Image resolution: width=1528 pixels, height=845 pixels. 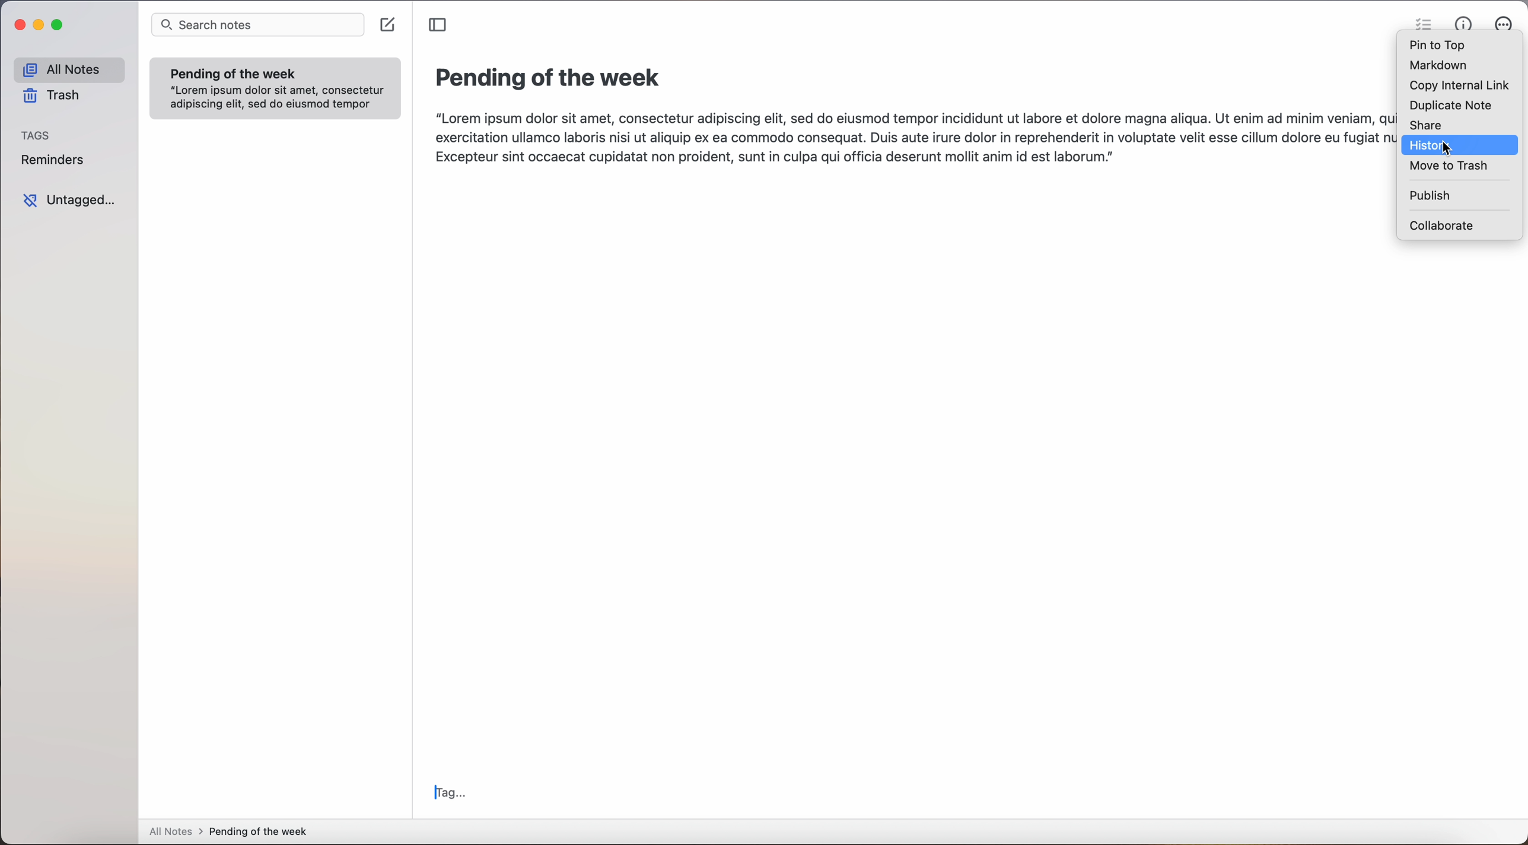 I want to click on tags, so click(x=38, y=135).